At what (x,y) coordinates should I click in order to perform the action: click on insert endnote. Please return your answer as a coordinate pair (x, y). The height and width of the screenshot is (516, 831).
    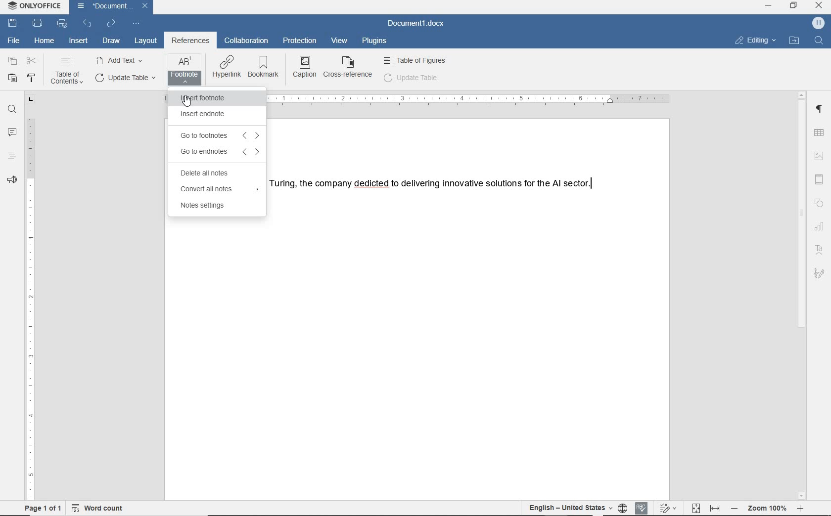
    Looking at the image, I should click on (203, 115).